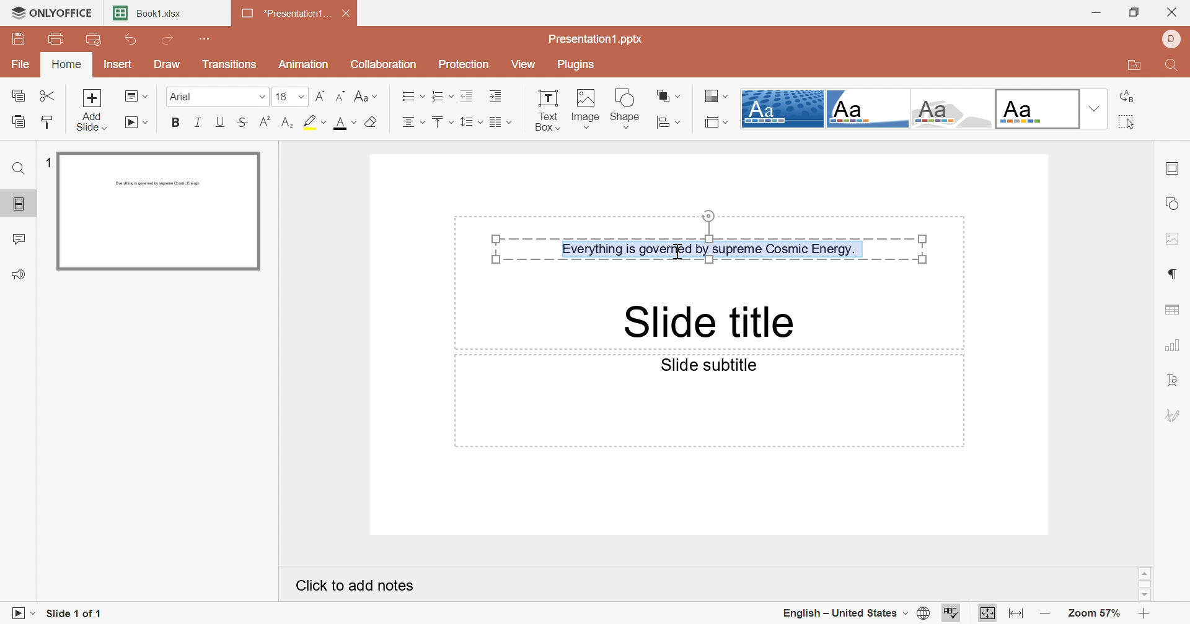 The height and width of the screenshot is (624, 1190). I want to click on Start slideshow, so click(22, 615).